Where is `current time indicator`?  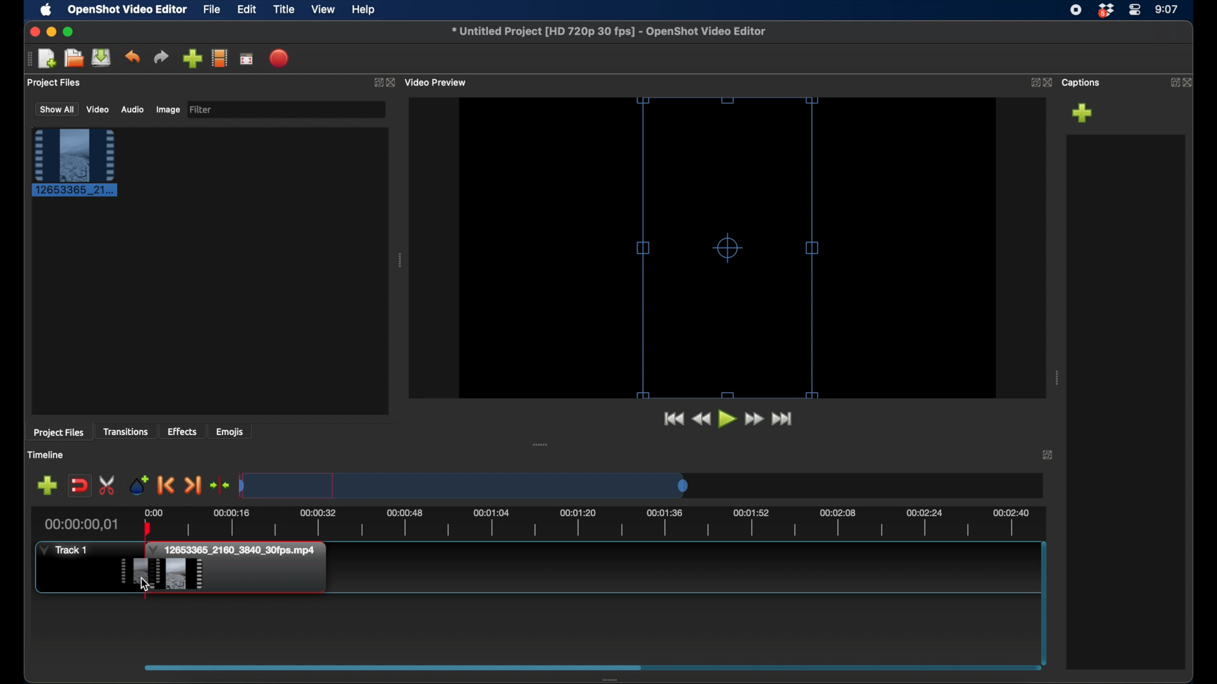 current time indicator is located at coordinates (80, 525).